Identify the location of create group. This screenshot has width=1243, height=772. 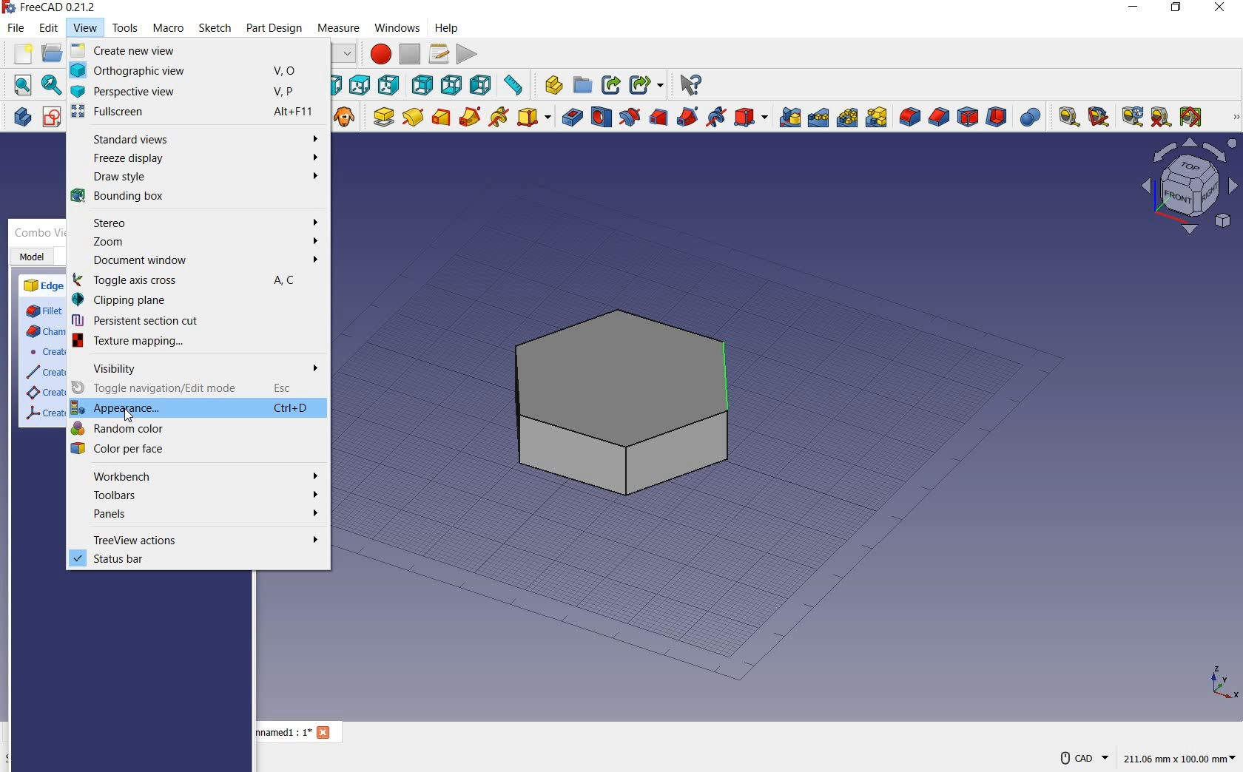
(583, 86).